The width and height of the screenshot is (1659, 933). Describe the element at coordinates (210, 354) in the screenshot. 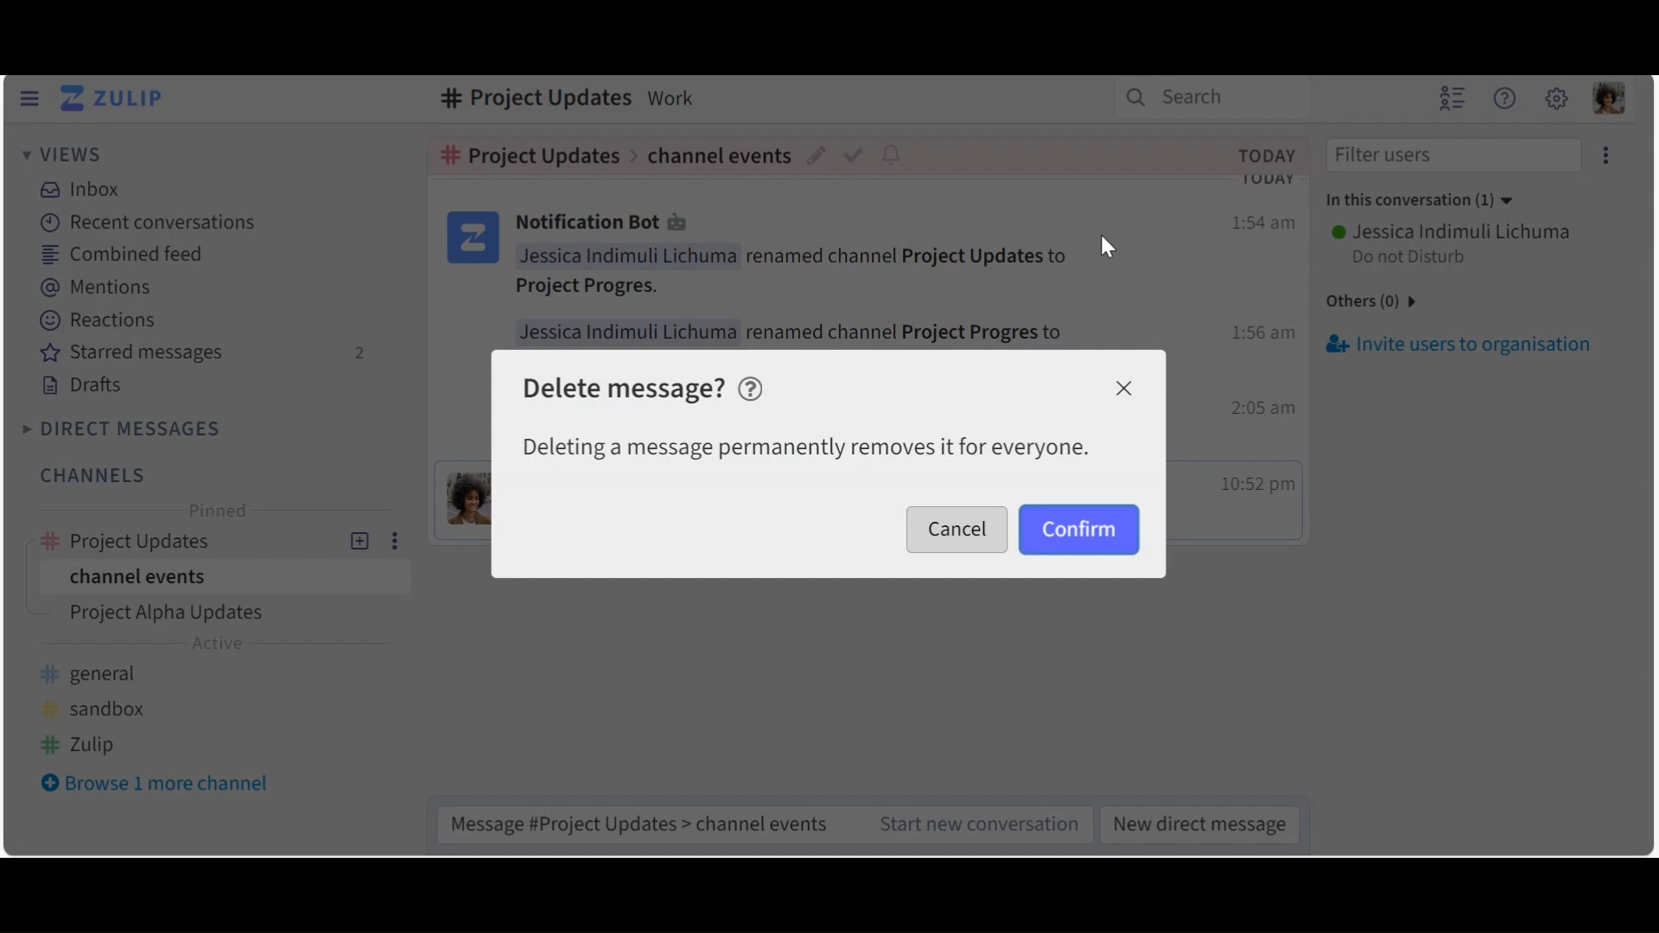

I see `Starred messages` at that location.